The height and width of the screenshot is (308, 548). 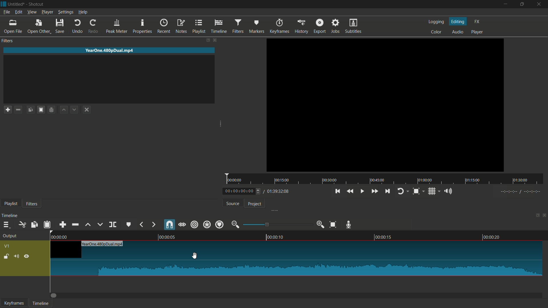 What do you see at coordinates (432, 191) in the screenshot?
I see `toggle grid` at bounding box center [432, 191].